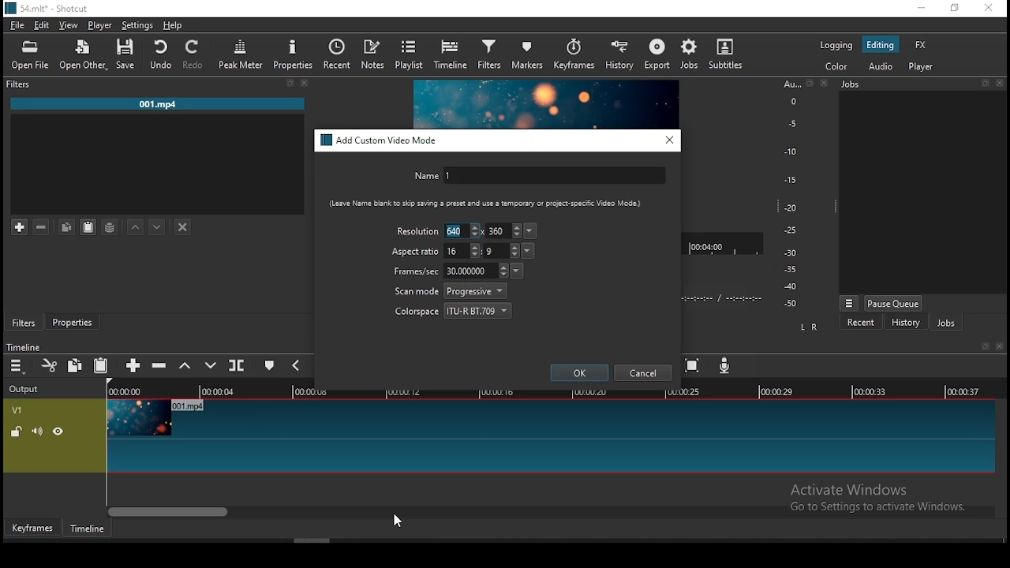 This screenshot has width=1010, height=568. What do you see at coordinates (173, 25) in the screenshot?
I see `help` at bounding box center [173, 25].